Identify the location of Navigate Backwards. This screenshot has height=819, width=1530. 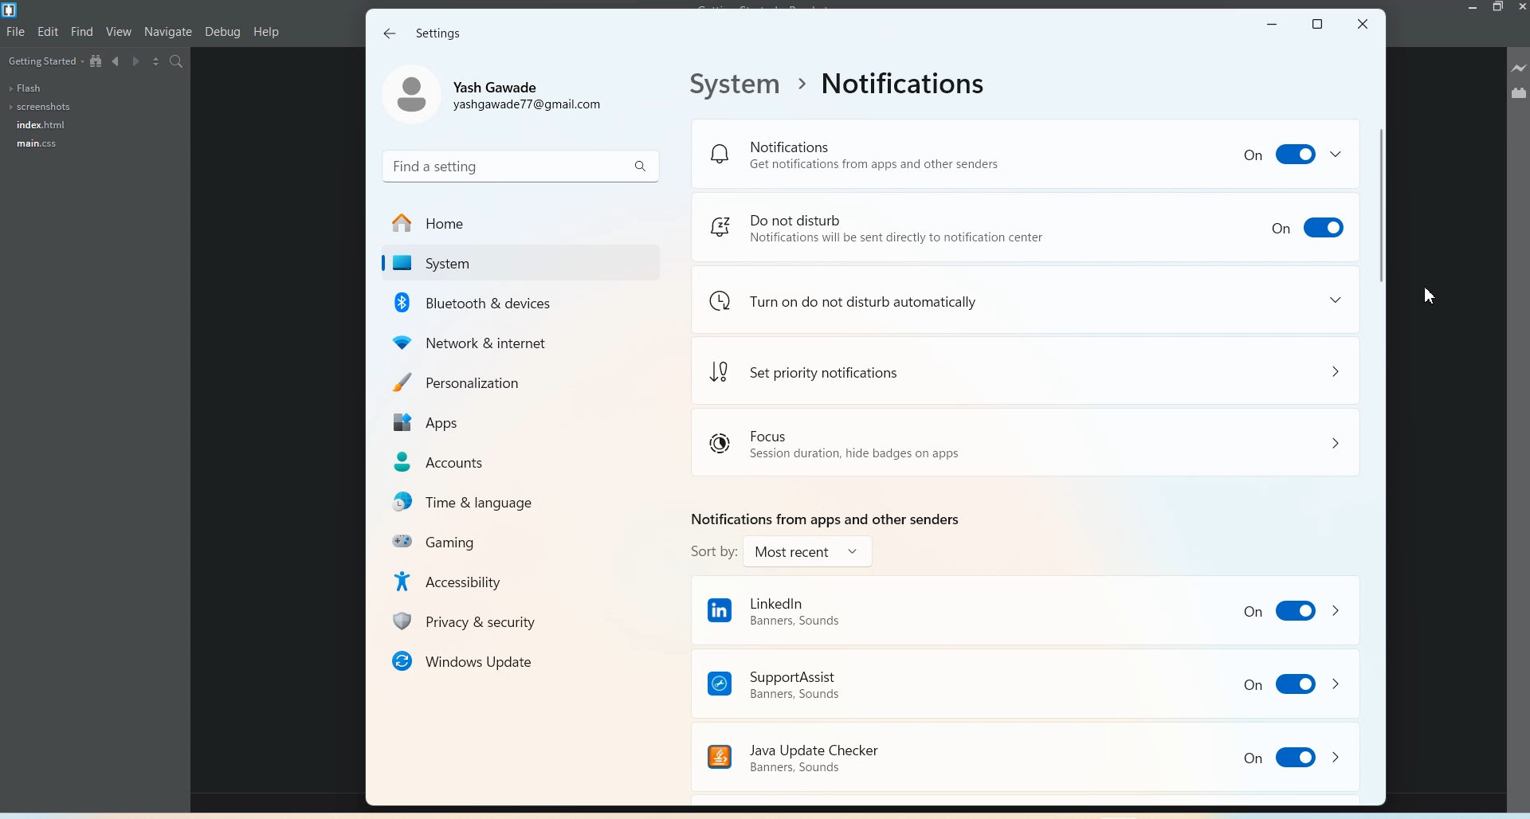
(117, 62).